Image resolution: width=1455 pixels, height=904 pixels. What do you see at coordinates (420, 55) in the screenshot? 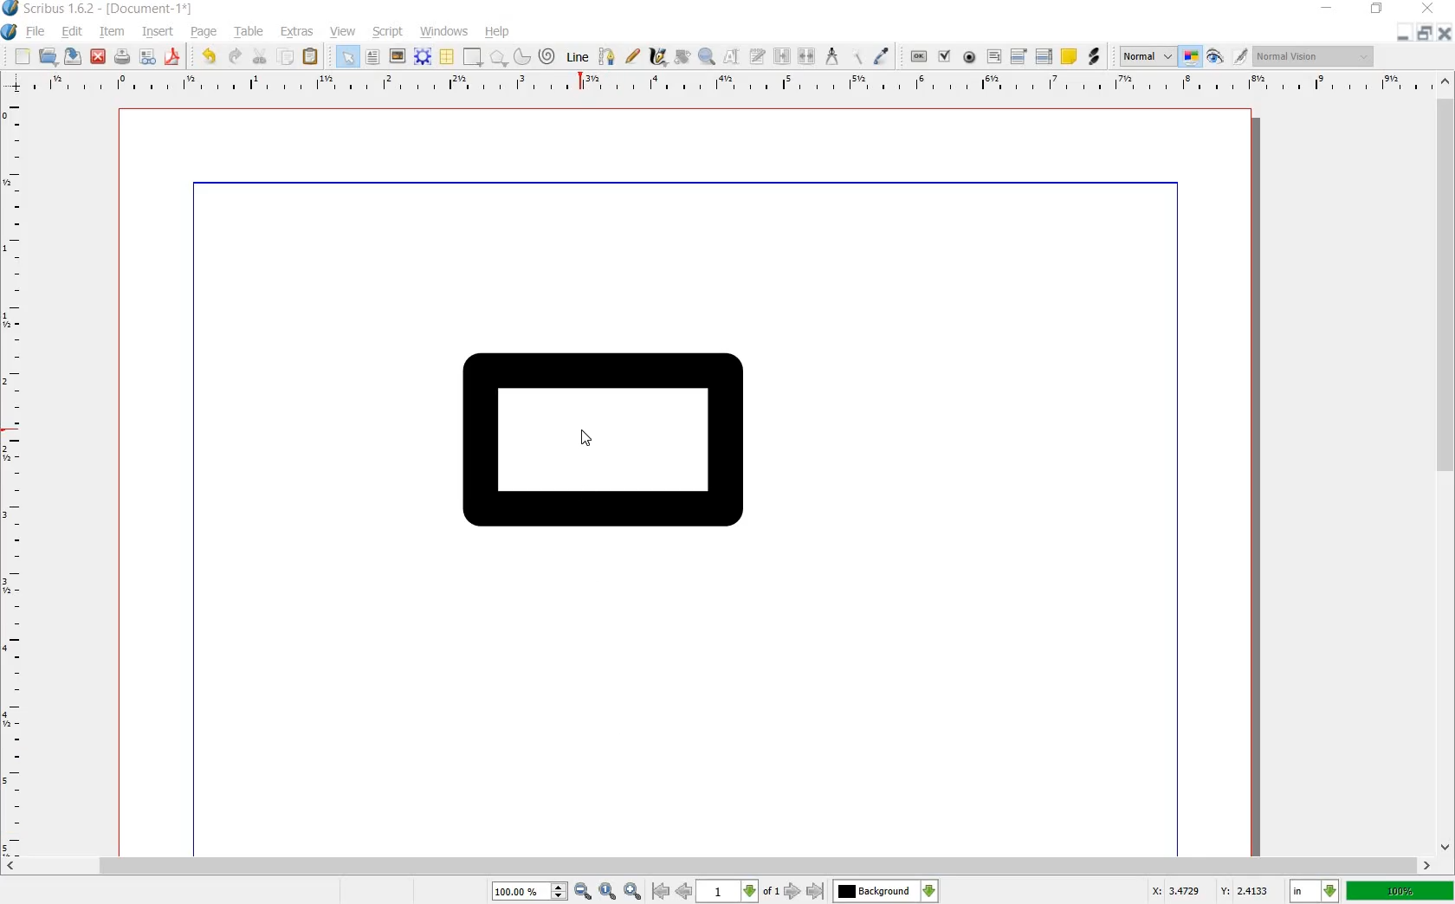
I see `render frame` at bounding box center [420, 55].